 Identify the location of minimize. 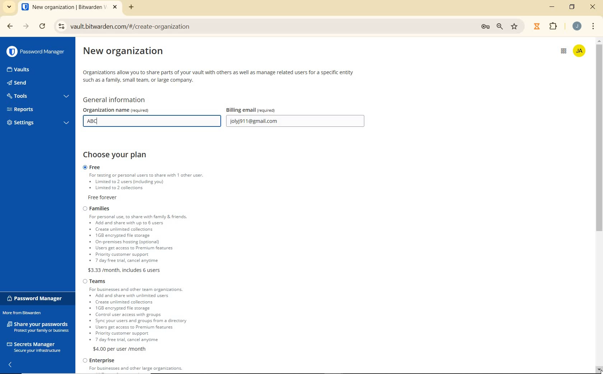
(553, 7).